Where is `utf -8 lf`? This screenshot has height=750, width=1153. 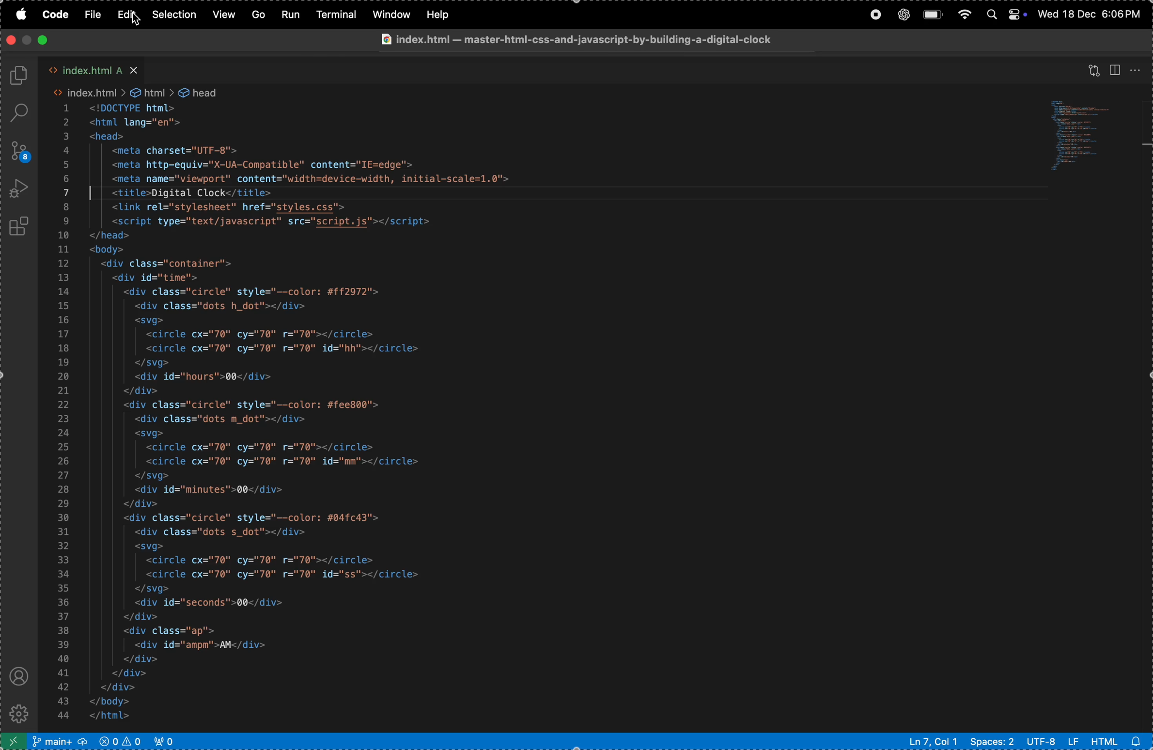
utf -8 lf is located at coordinates (1052, 740).